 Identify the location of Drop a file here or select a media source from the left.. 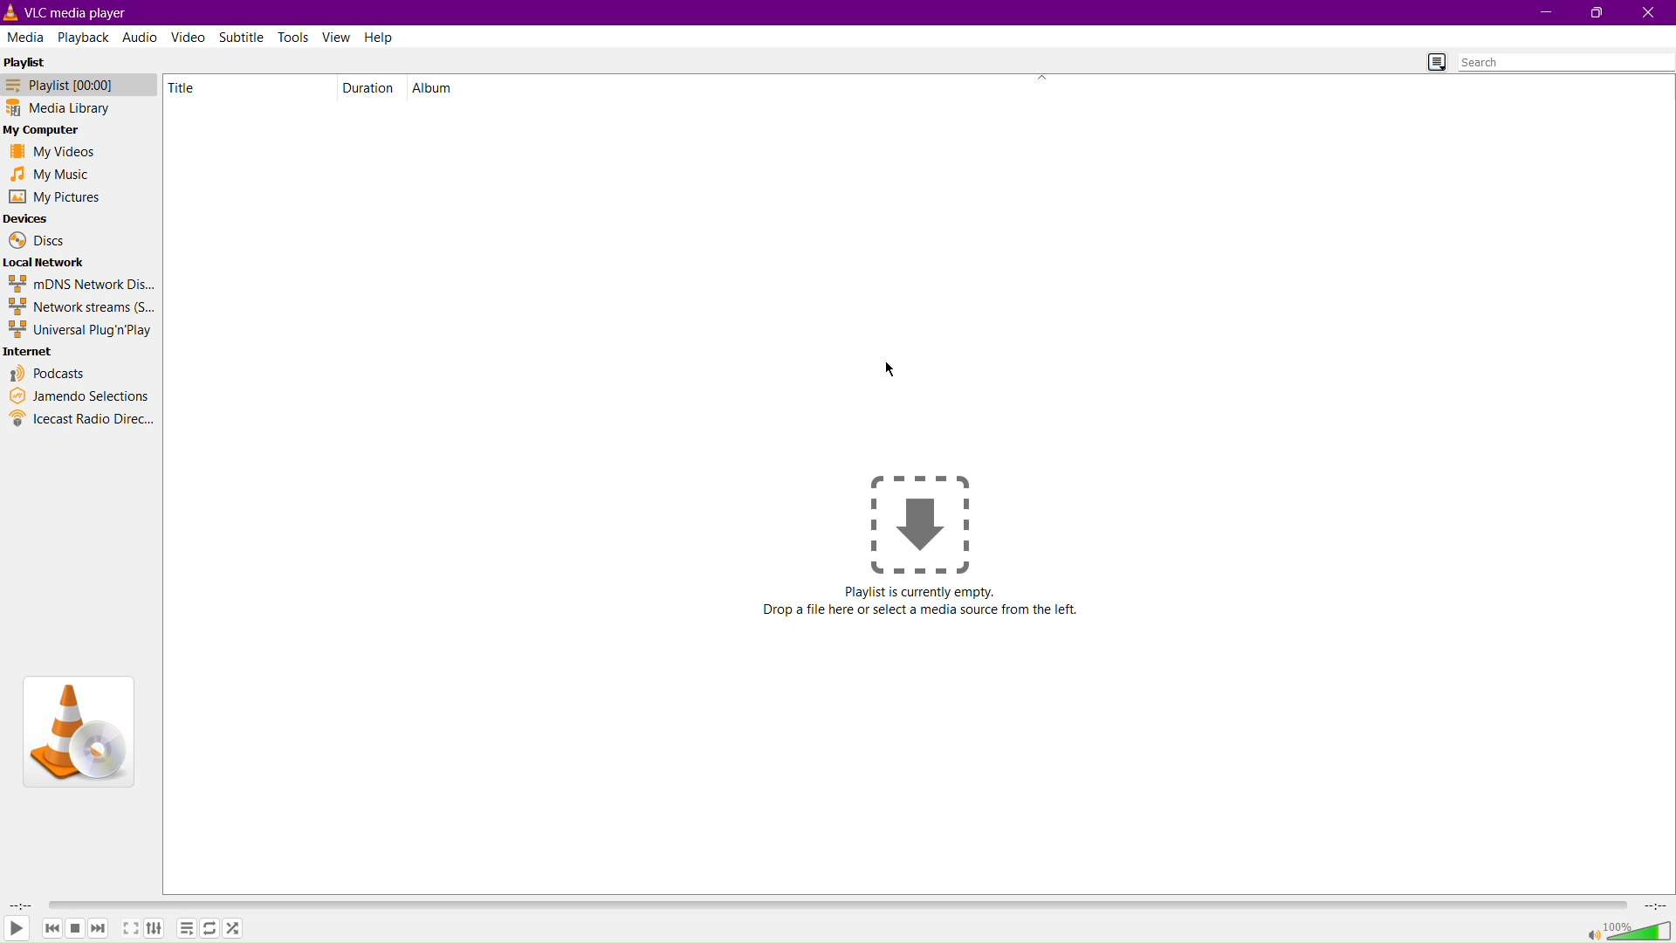
(922, 611).